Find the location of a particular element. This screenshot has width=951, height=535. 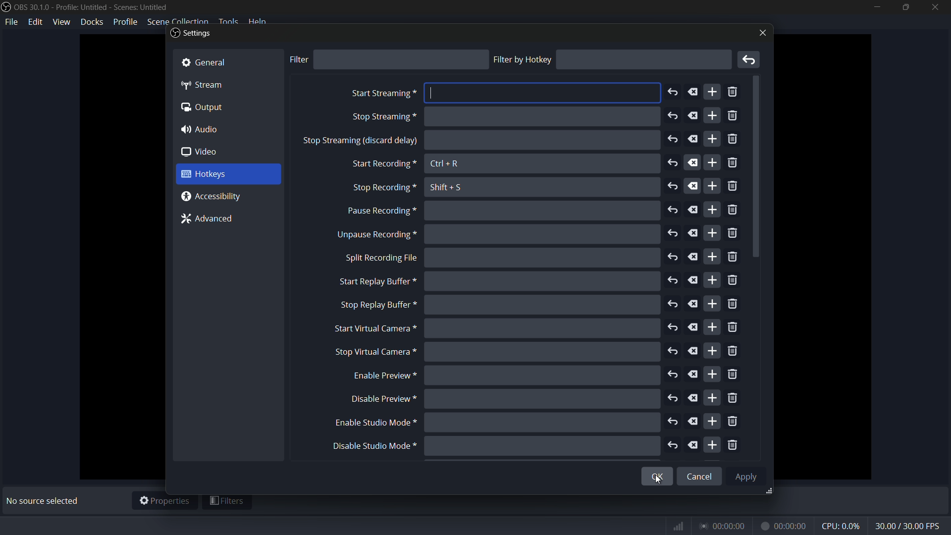

delete is located at coordinates (693, 375).